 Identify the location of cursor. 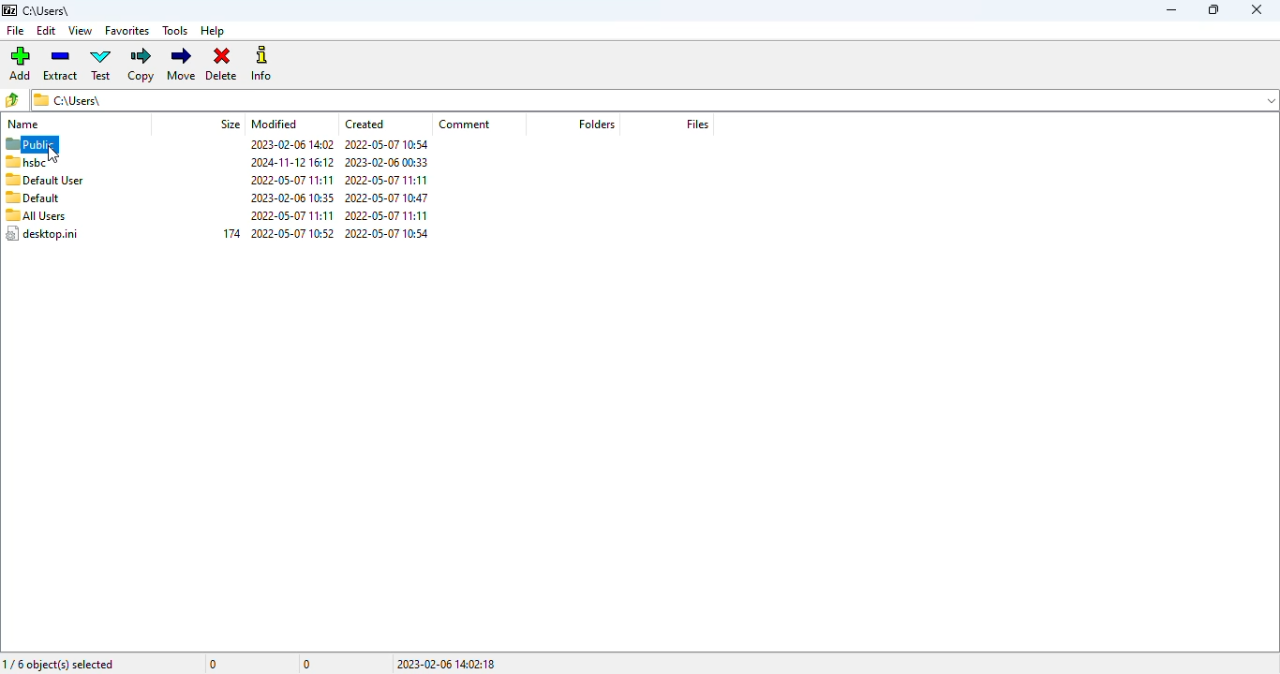
(54, 154).